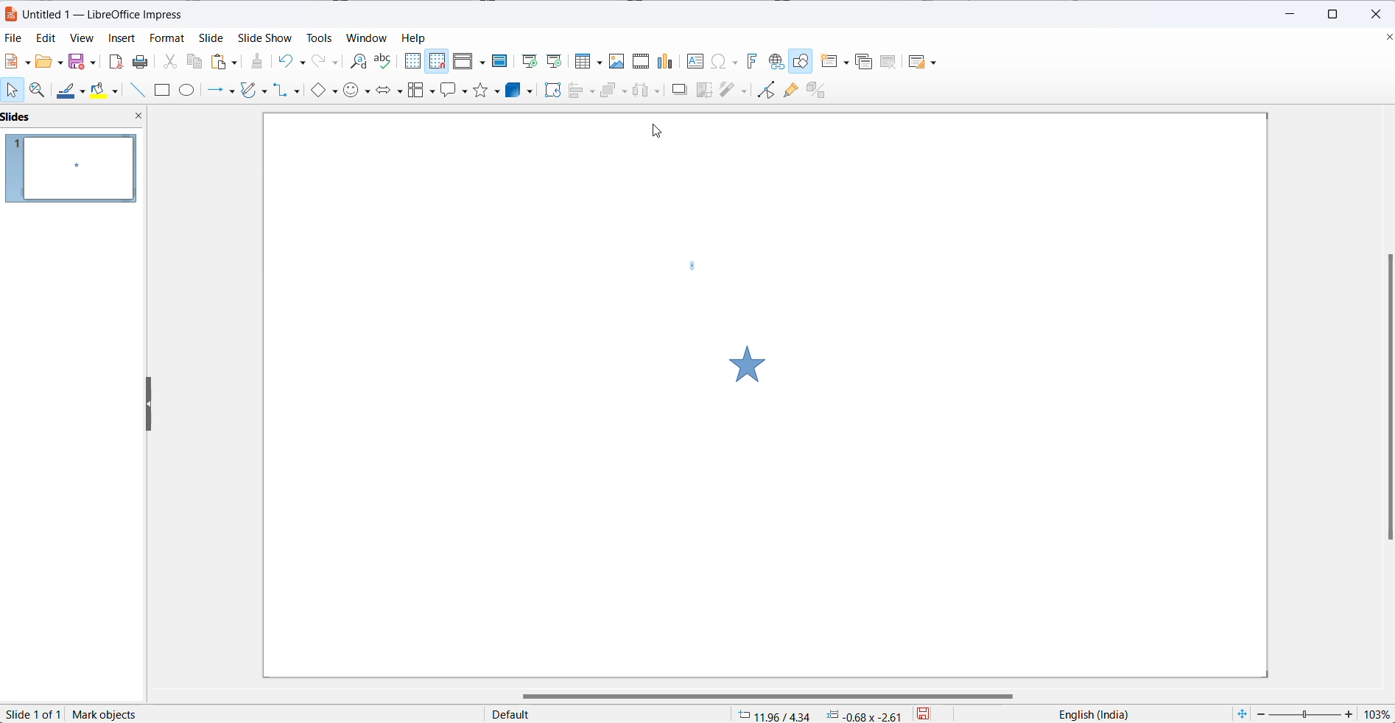  I want to click on 3d objects, so click(521, 91).